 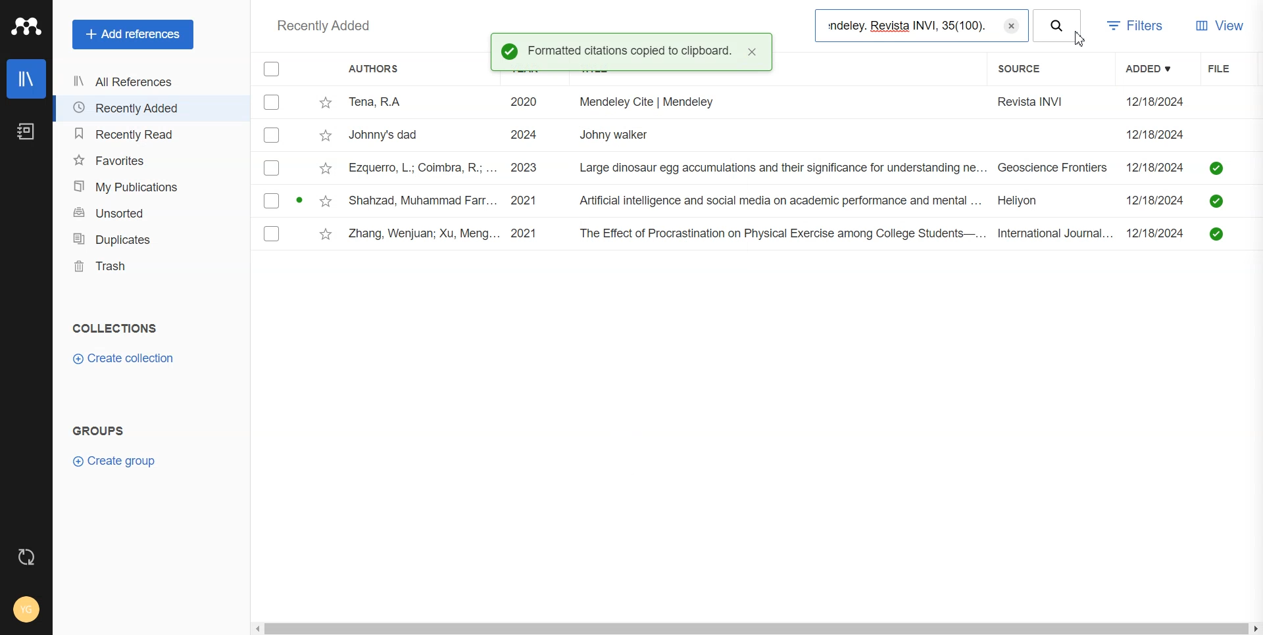 What do you see at coordinates (729, 168) in the screenshot?
I see `ezquerro, L.; Coimbra, R.; ... 2023 Large dinosaur egg accumulations and their significance for understanding ne... Geoscience Frontiers` at bounding box center [729, 168].